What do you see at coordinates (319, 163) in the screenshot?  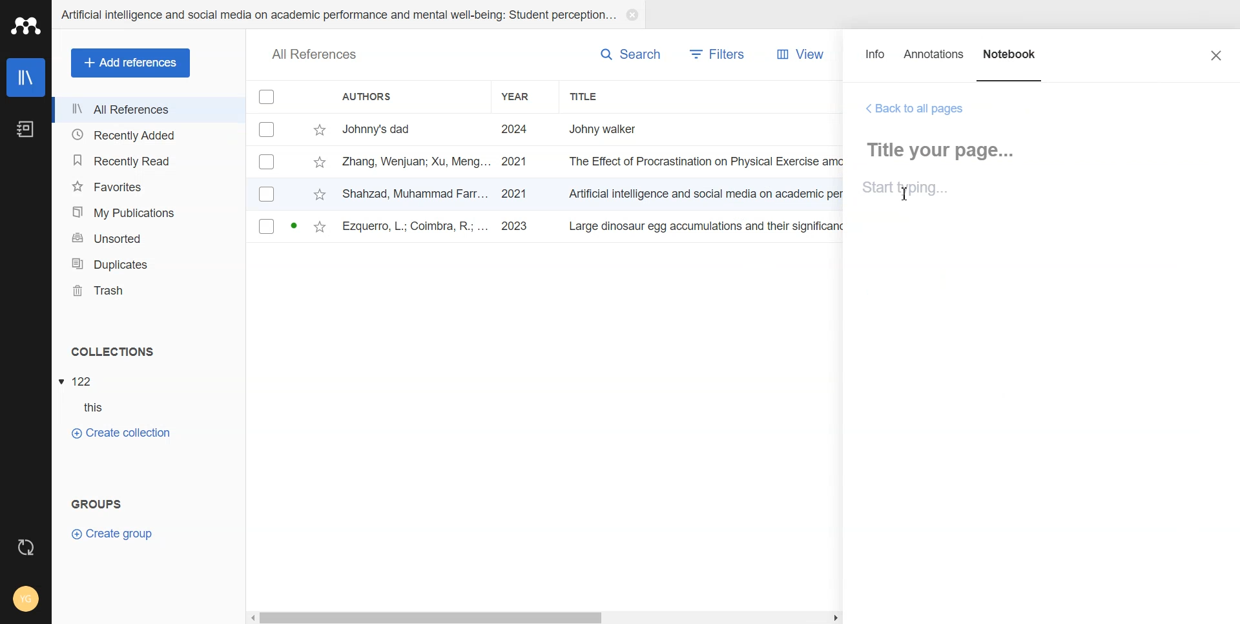 I see `star` at bounding box center [319, 163].